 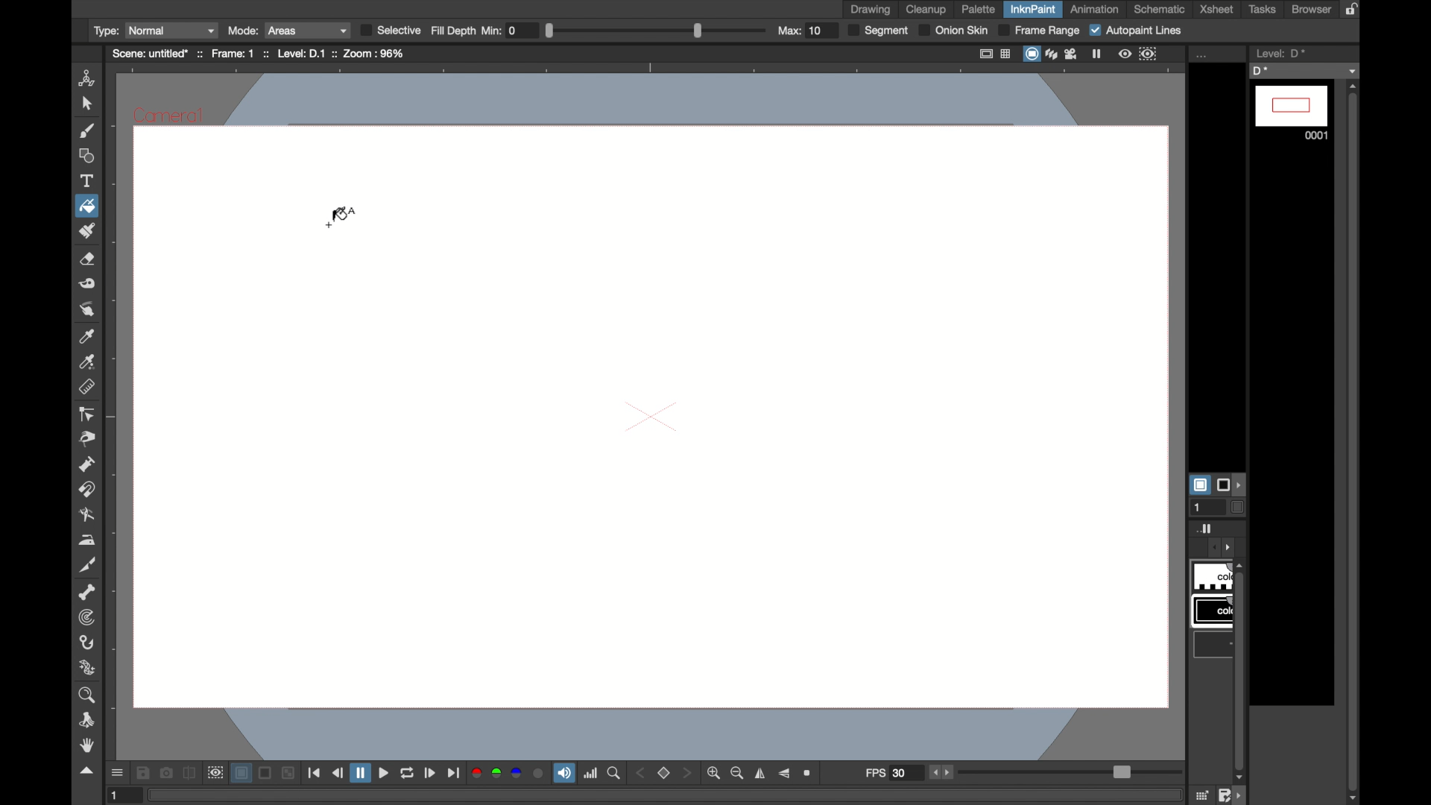 What do you see at coordinates (408, 773) in the screenshot?
I see `loop` at bounding box center [408, 773].